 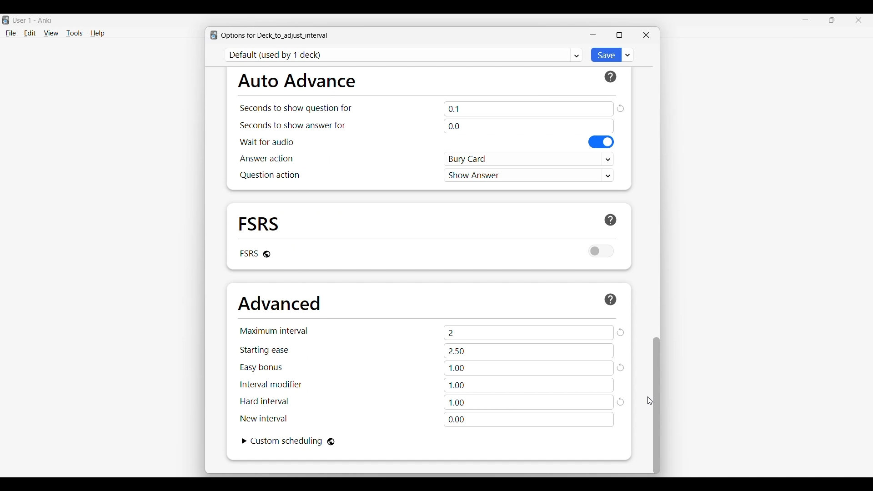 I want to click on Minimize, so click(x=806, y=20).